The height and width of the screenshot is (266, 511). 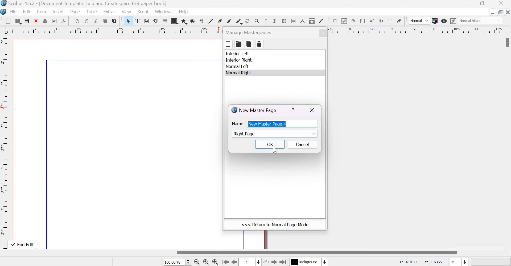 What do you see at coordinates (275, 150) in the screenshot?
I see `cursor` at bounding box center [275, 150].